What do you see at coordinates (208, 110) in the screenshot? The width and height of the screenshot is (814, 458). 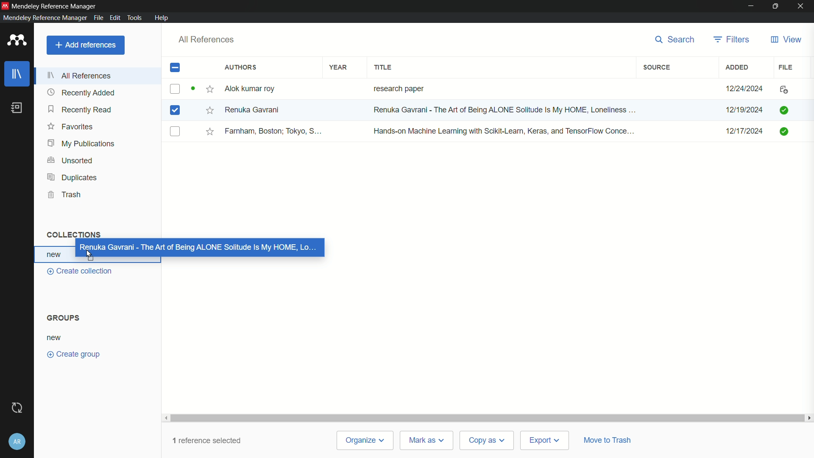 I see `Starred` at bounding box center [208, 110].